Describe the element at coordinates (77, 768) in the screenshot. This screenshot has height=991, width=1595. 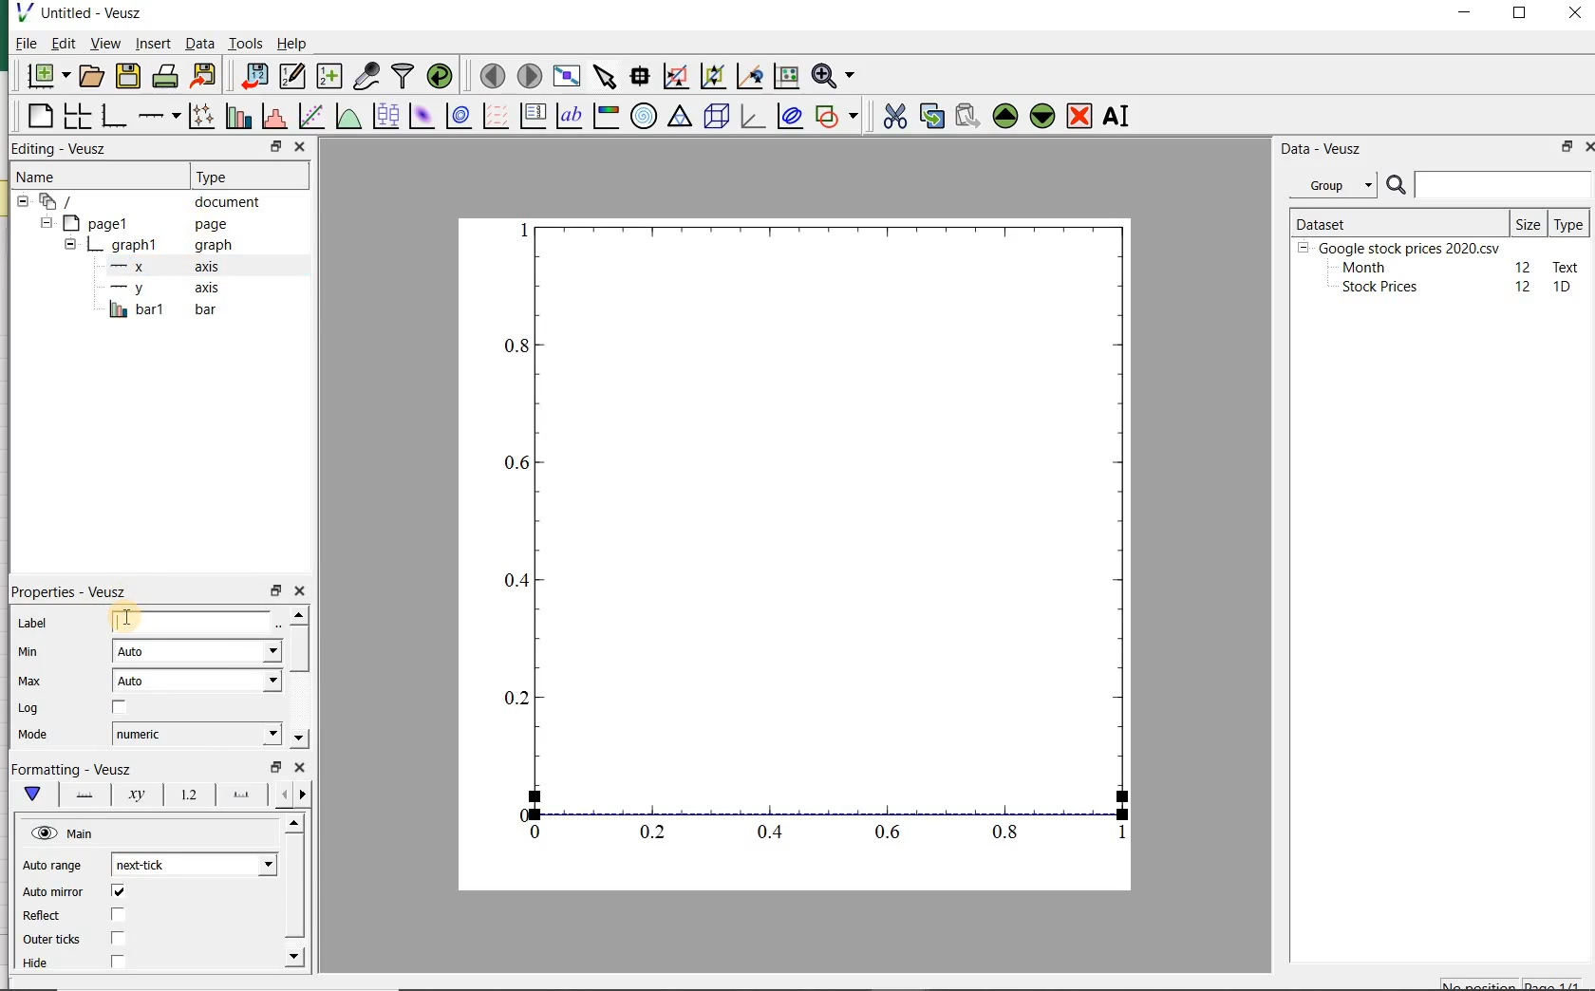
I see `Formatting - Veusz` at that location.